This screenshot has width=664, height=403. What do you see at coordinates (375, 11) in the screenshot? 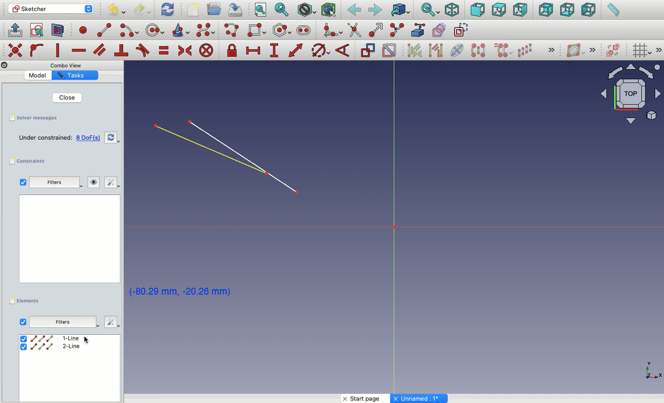
I see `Forward` at bounding box center [375, 11].